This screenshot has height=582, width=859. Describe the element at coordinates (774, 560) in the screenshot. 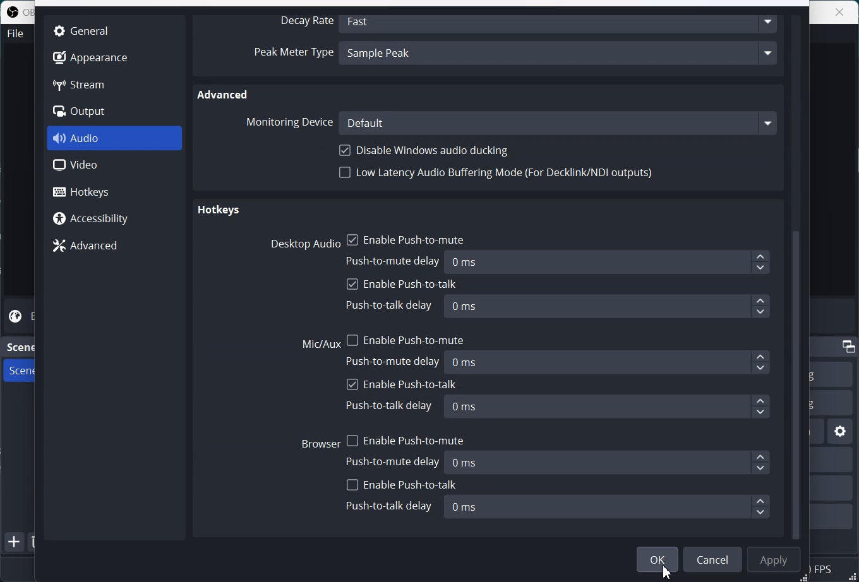

I see `Apply` at that location.